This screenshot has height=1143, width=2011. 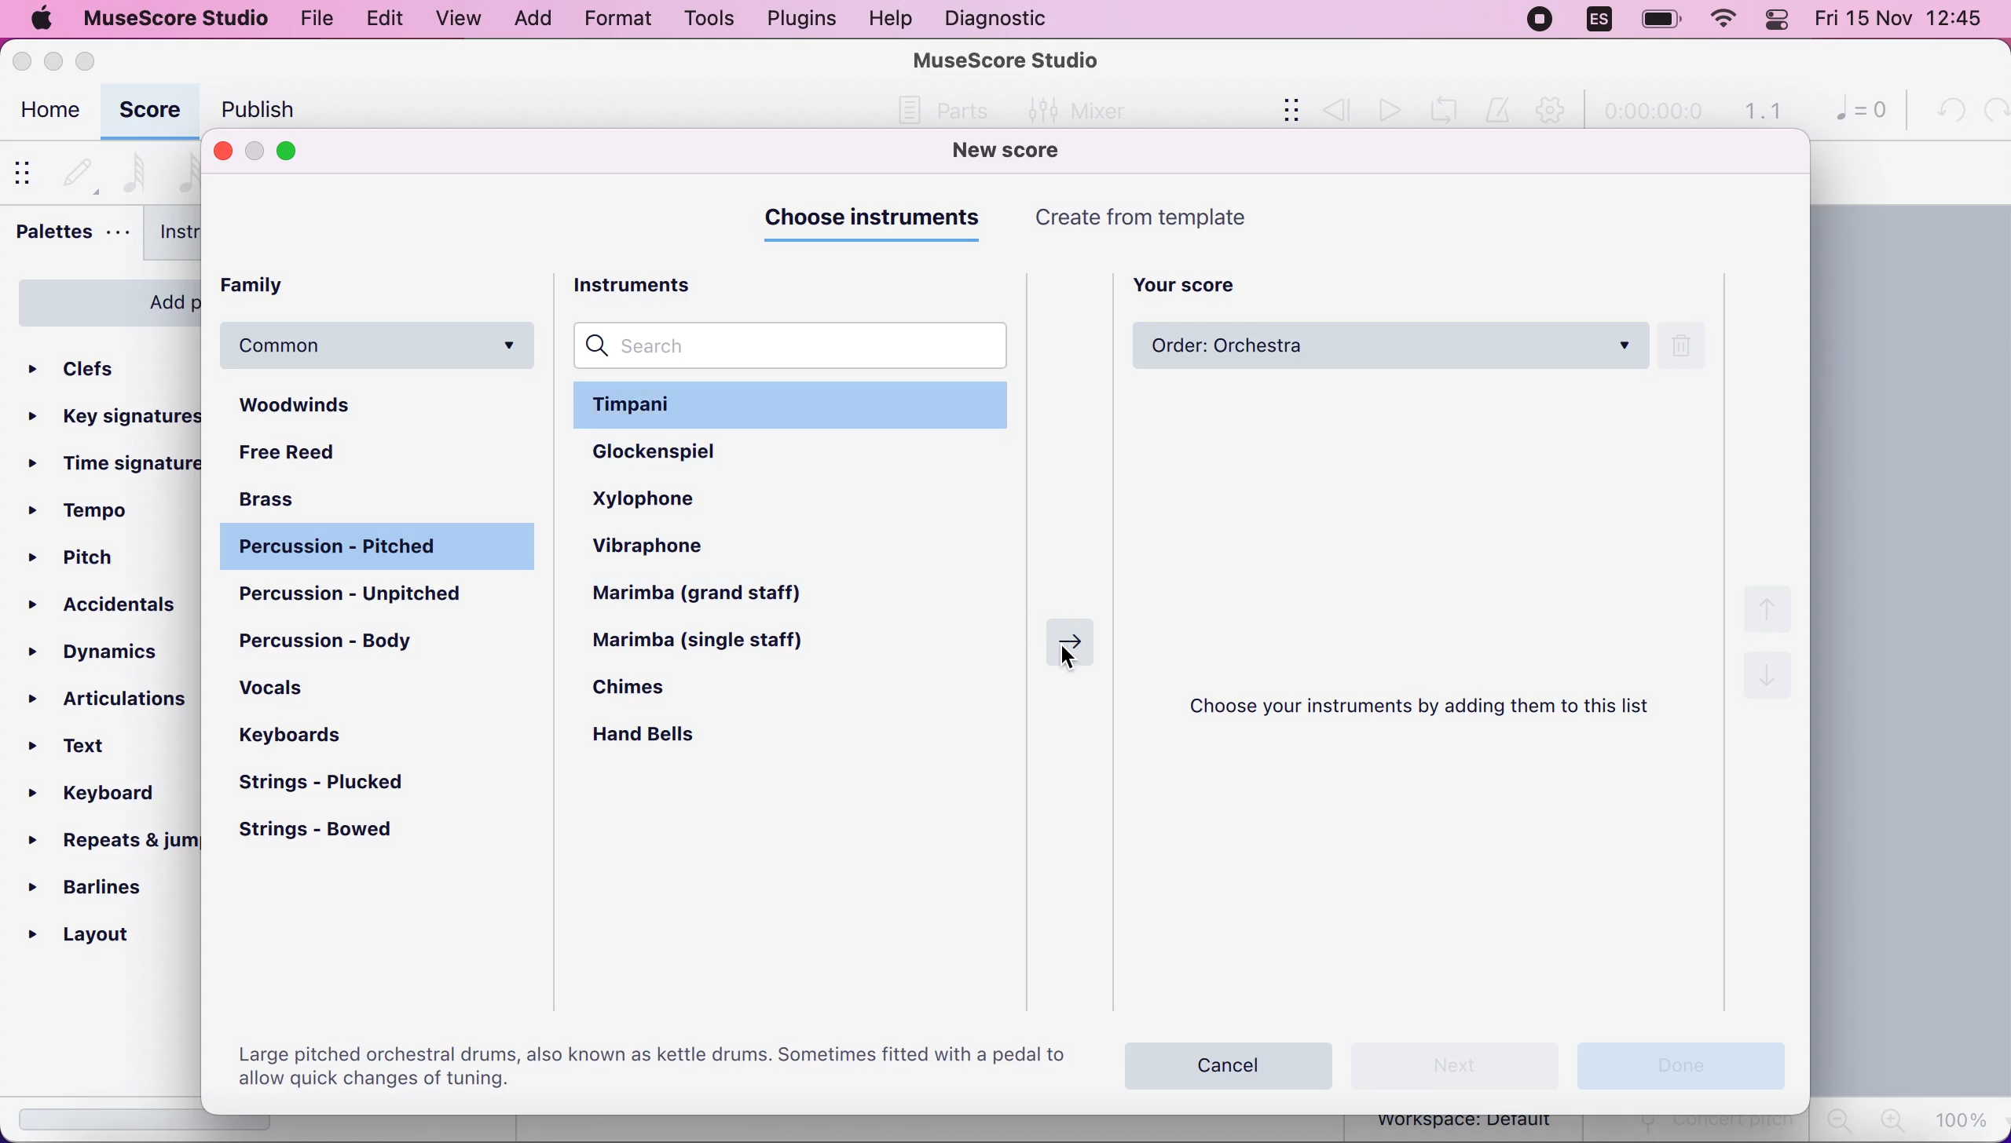 I want to click on percussion - body, so click(x=342, y=640).